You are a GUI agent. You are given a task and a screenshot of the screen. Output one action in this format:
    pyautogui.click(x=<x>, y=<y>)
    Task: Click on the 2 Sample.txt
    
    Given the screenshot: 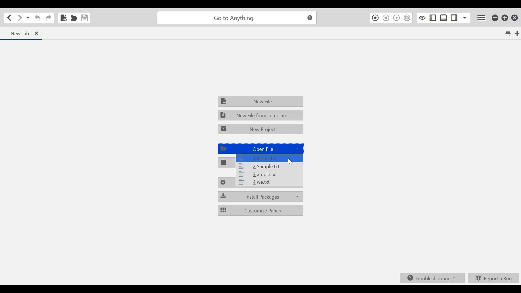 What is the action you would take?
    pyautogui.click(x=268, y=167)
    